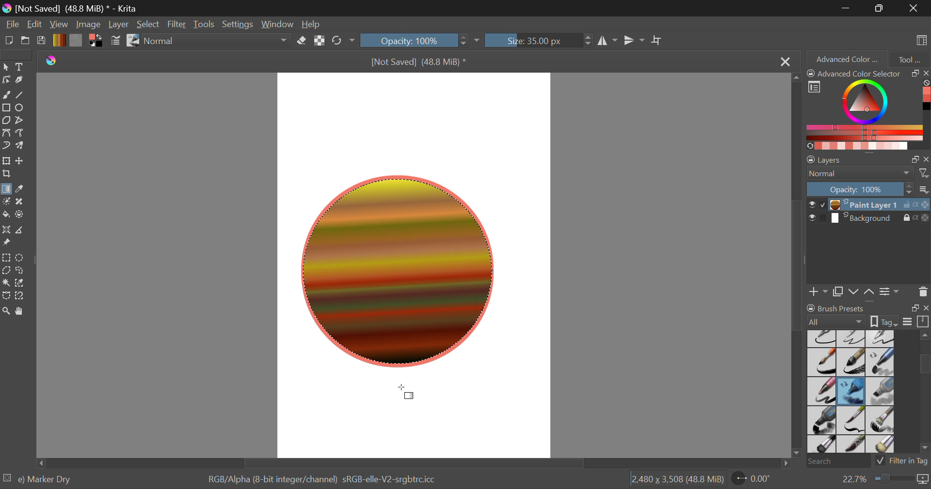 The image size is (931, 489). What do you see at coordinates (914, 8) in the screenshot?
I see `Close` at bounding box center [914, 8].